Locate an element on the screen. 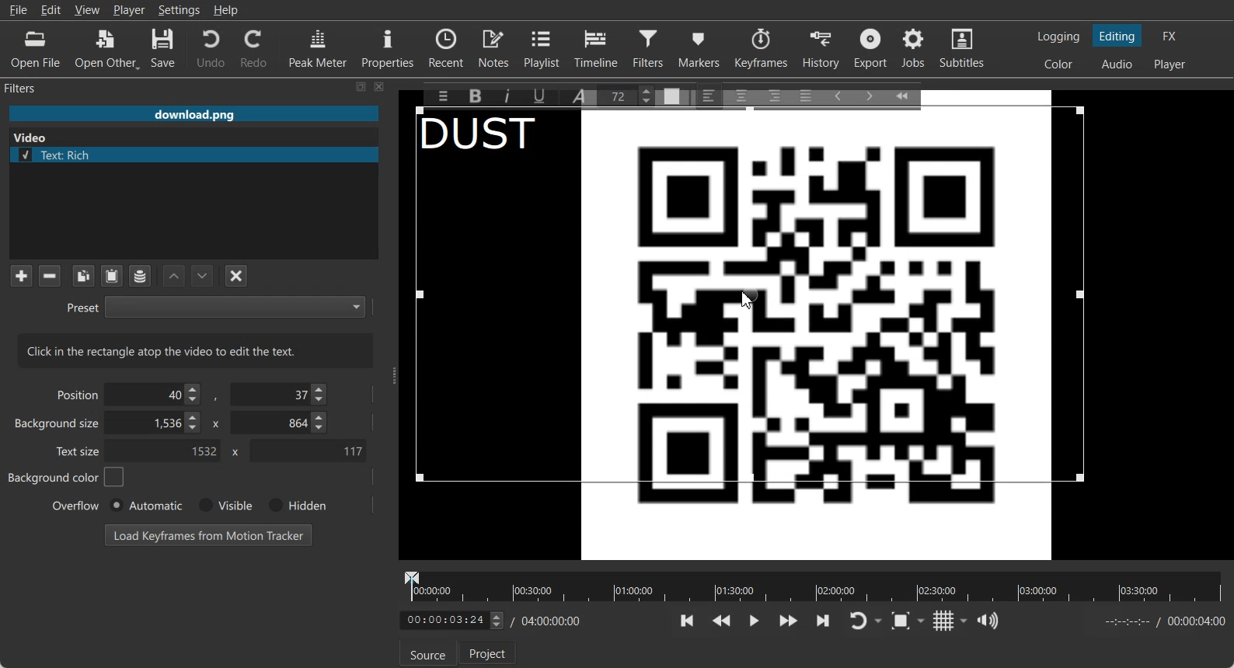 The width and height of the screenshot is (1234, 668). History is located at coordinates (823, 48).